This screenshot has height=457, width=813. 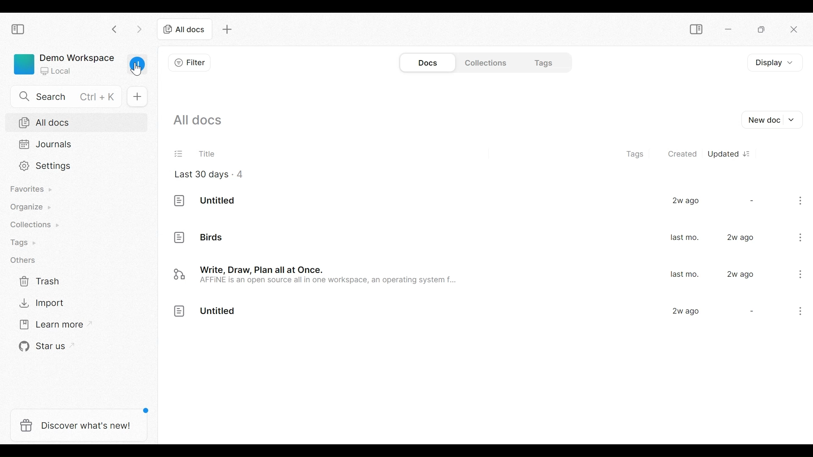 I want to click on 2w ago, so click(x=741, y=274).